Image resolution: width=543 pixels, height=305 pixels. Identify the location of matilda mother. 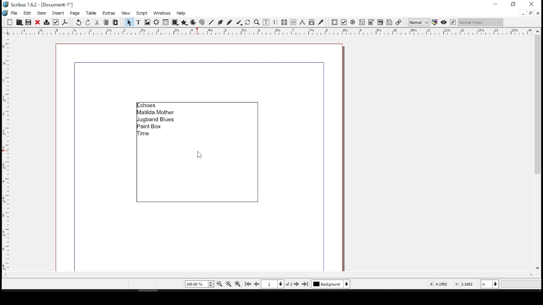
(156, 113).